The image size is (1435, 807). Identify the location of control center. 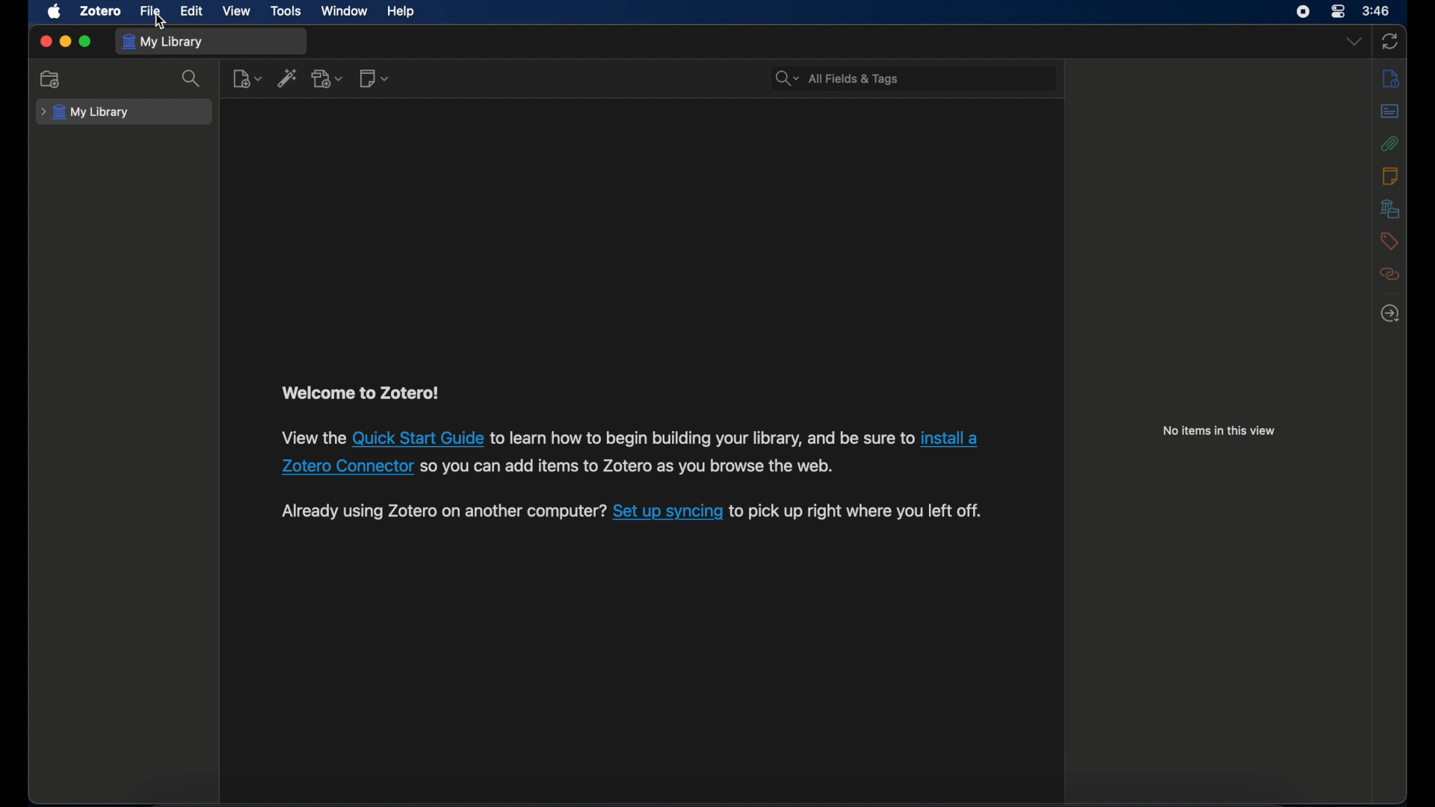
(1338, 12).